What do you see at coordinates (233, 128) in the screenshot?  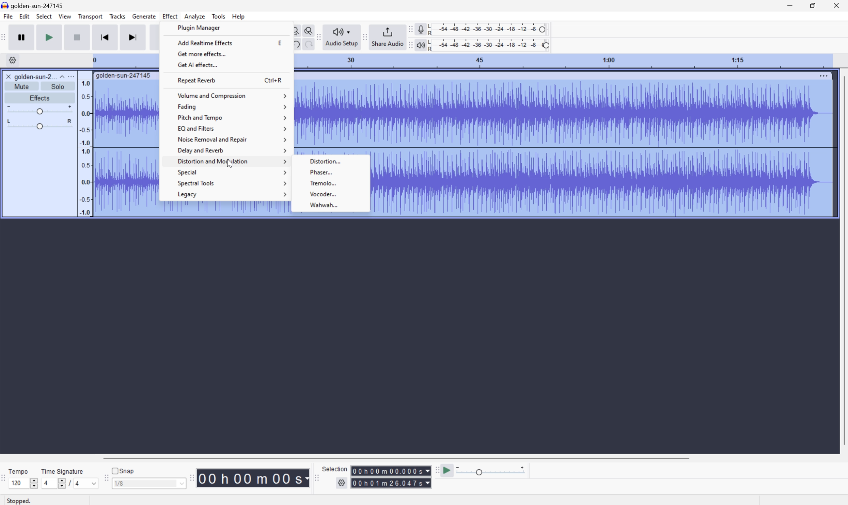 I see `EQ and filters` at bounding box center [233, 128].